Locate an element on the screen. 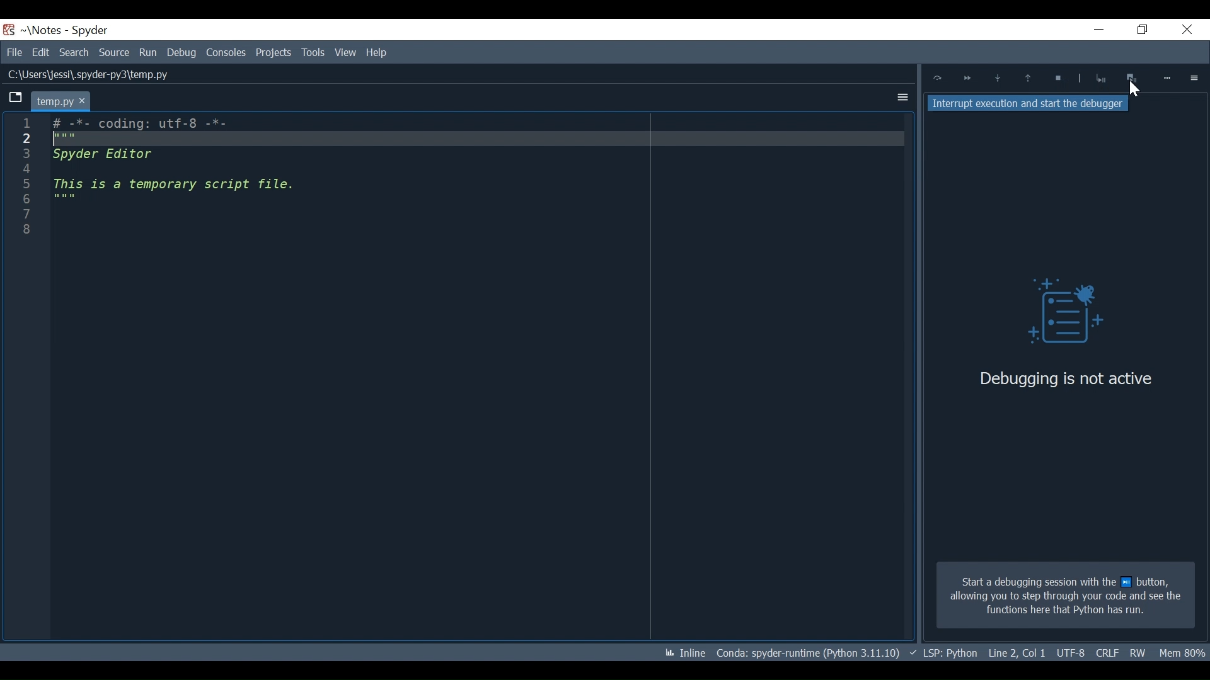 The width and height of the screenshot is (1210, 680). Close is located at coordinates (1184, 31).